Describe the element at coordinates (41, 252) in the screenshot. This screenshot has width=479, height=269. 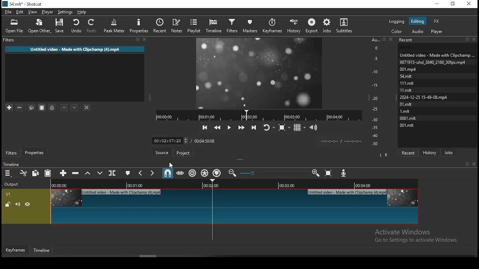
I see `timeline` at that location.